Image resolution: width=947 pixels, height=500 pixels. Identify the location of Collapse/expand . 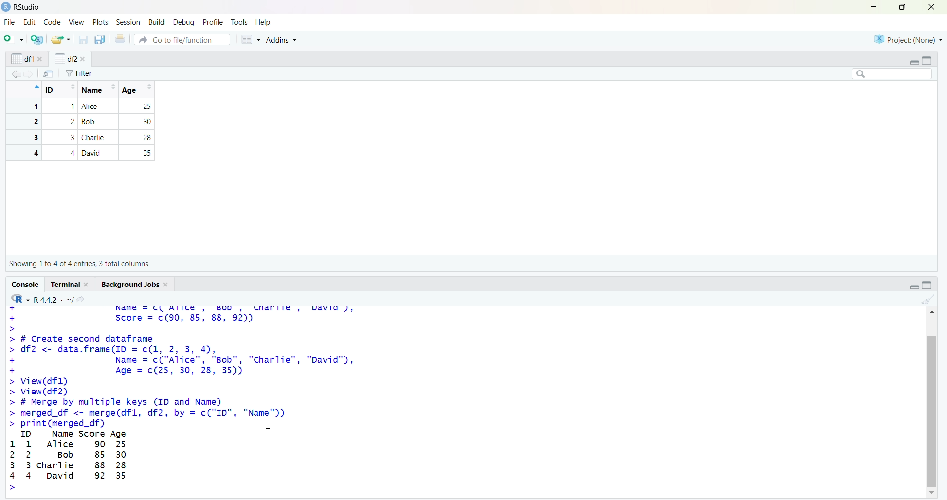
(913, 63).